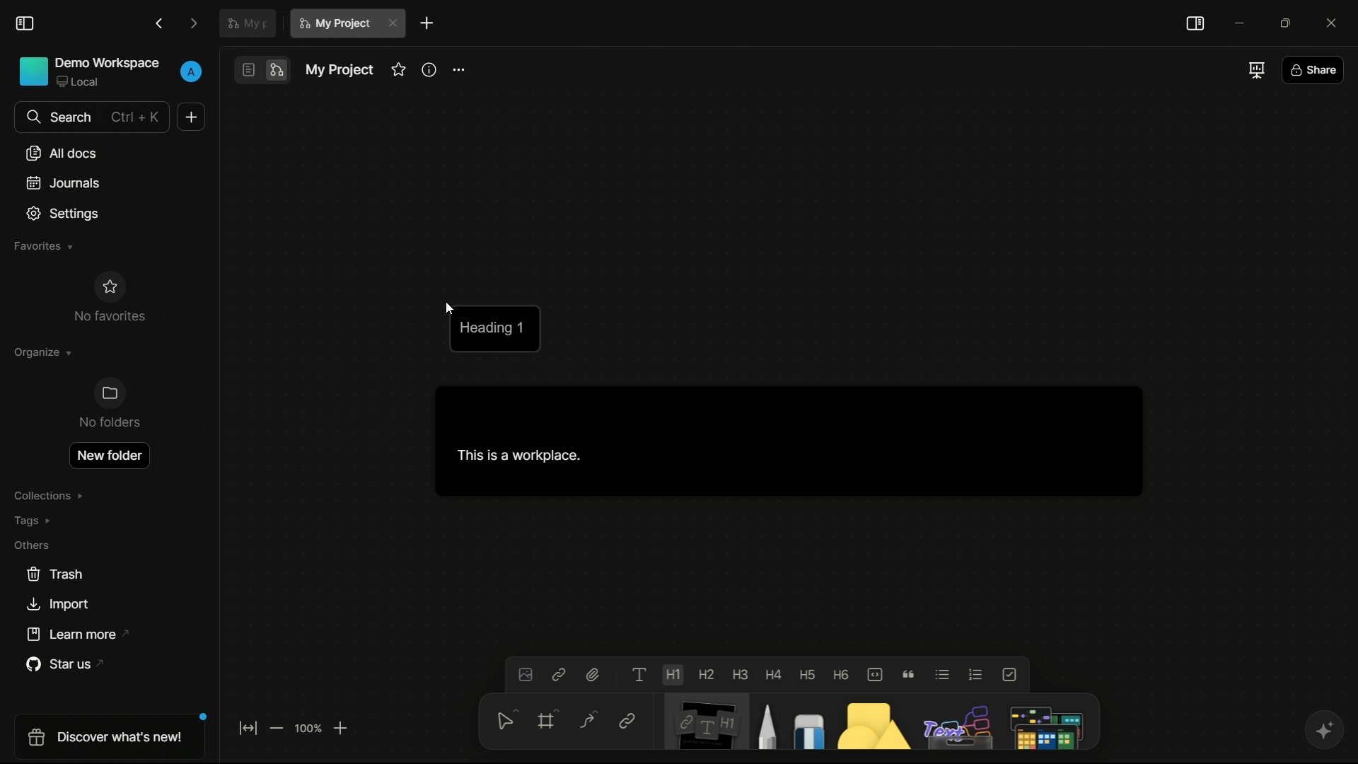  What do you see at coordinates (560, 675) in the screenshot?
I see `insert link` at bounding box center [560, 675].